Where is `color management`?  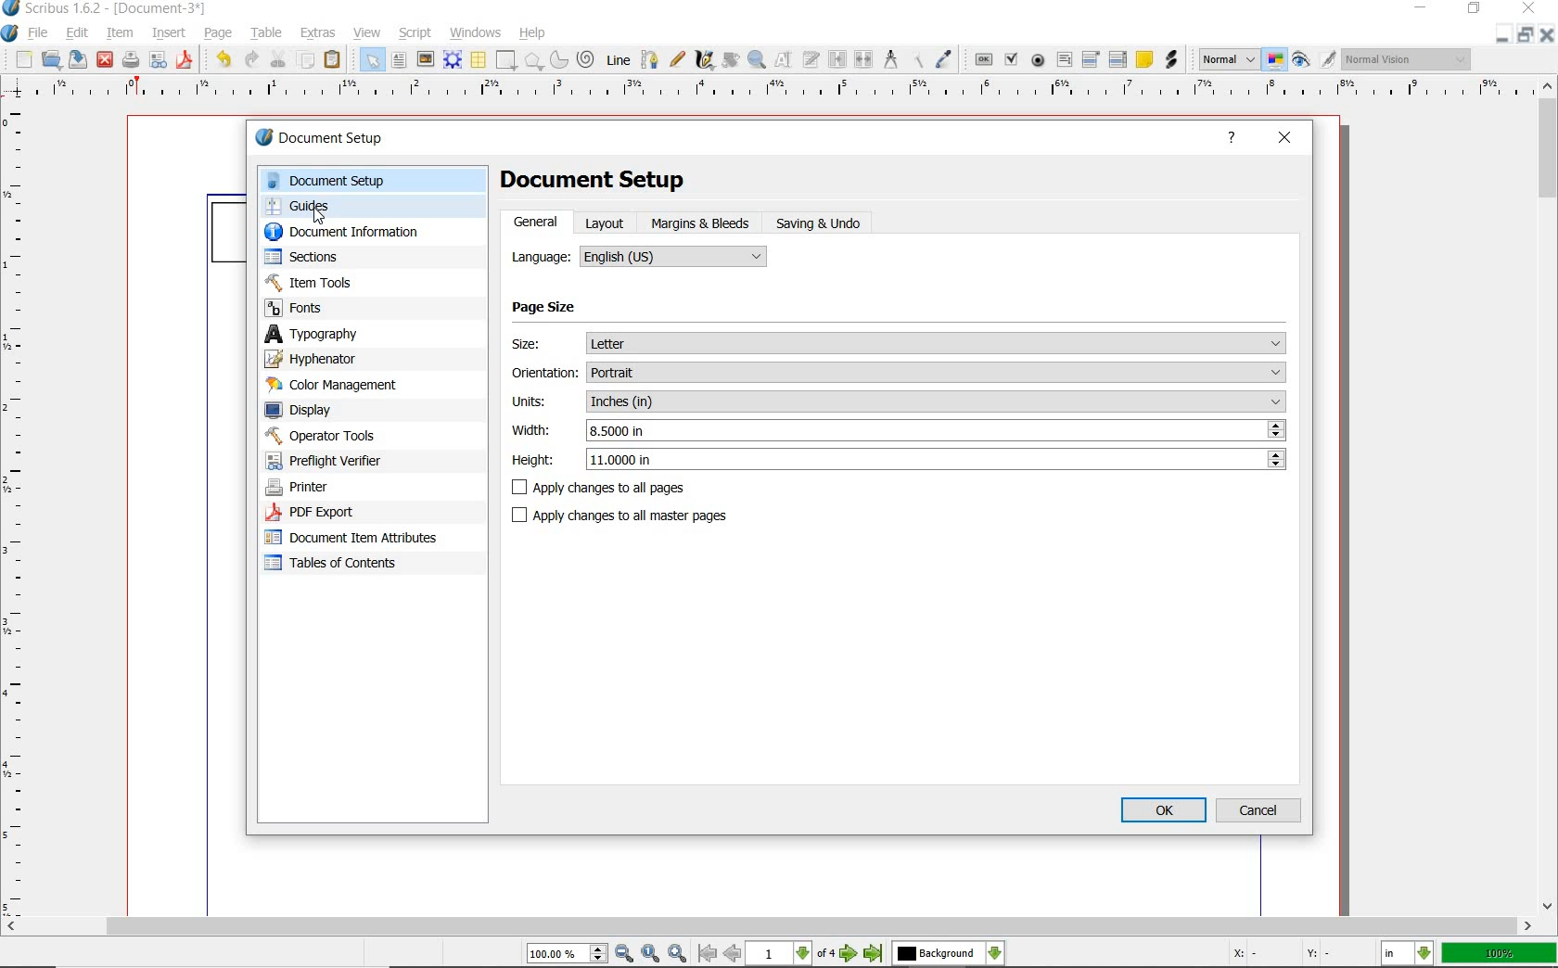
color management is located at coordinates (359, 386).